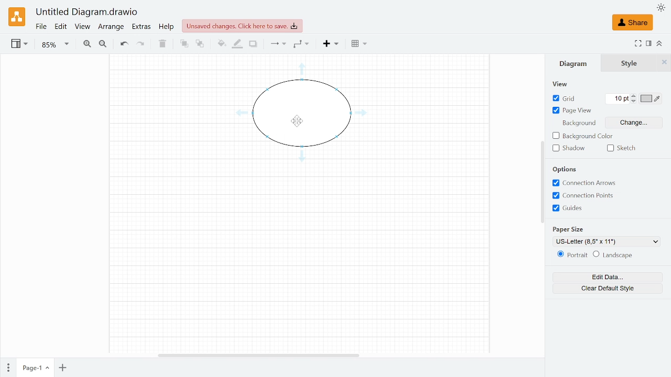  Describe the element at coordinates (298, 121) in the screenshot. I see `cursor` at that location.